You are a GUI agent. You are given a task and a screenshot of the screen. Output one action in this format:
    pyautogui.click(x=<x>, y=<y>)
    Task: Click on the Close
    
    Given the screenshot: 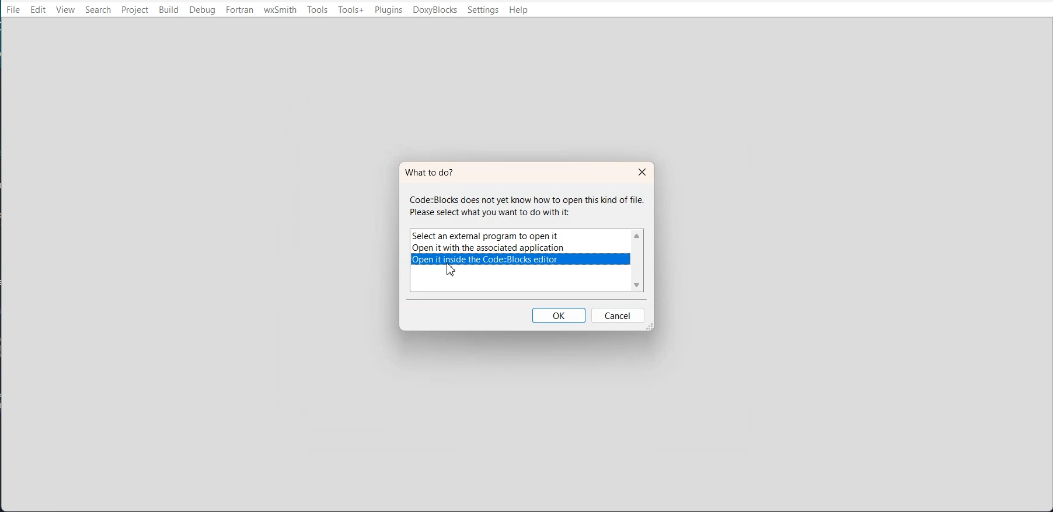 What is the action you would take?
    pyautogui.click(x=643, y=173)
    